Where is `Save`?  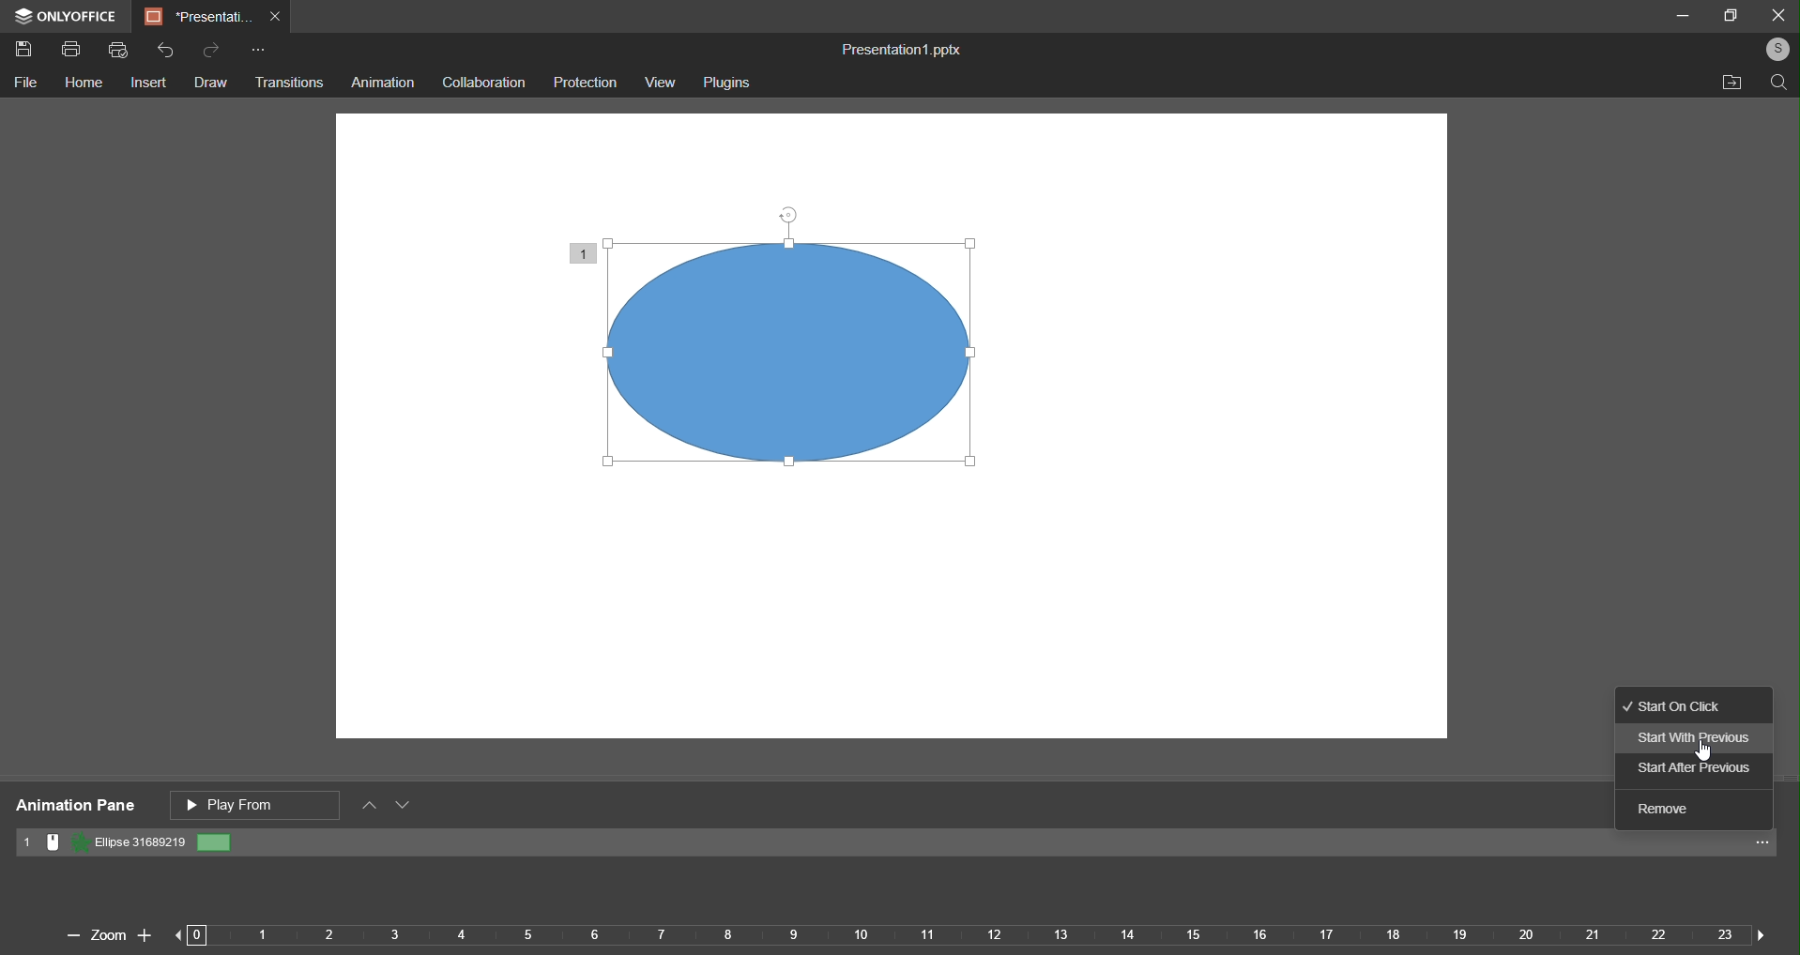
Save is located at coordinates (26, 51).